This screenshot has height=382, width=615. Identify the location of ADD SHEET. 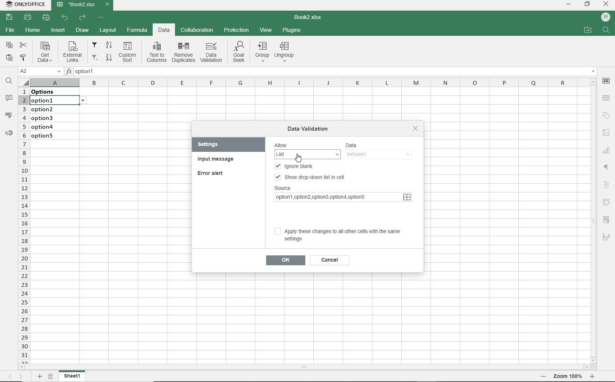
(40, 377).